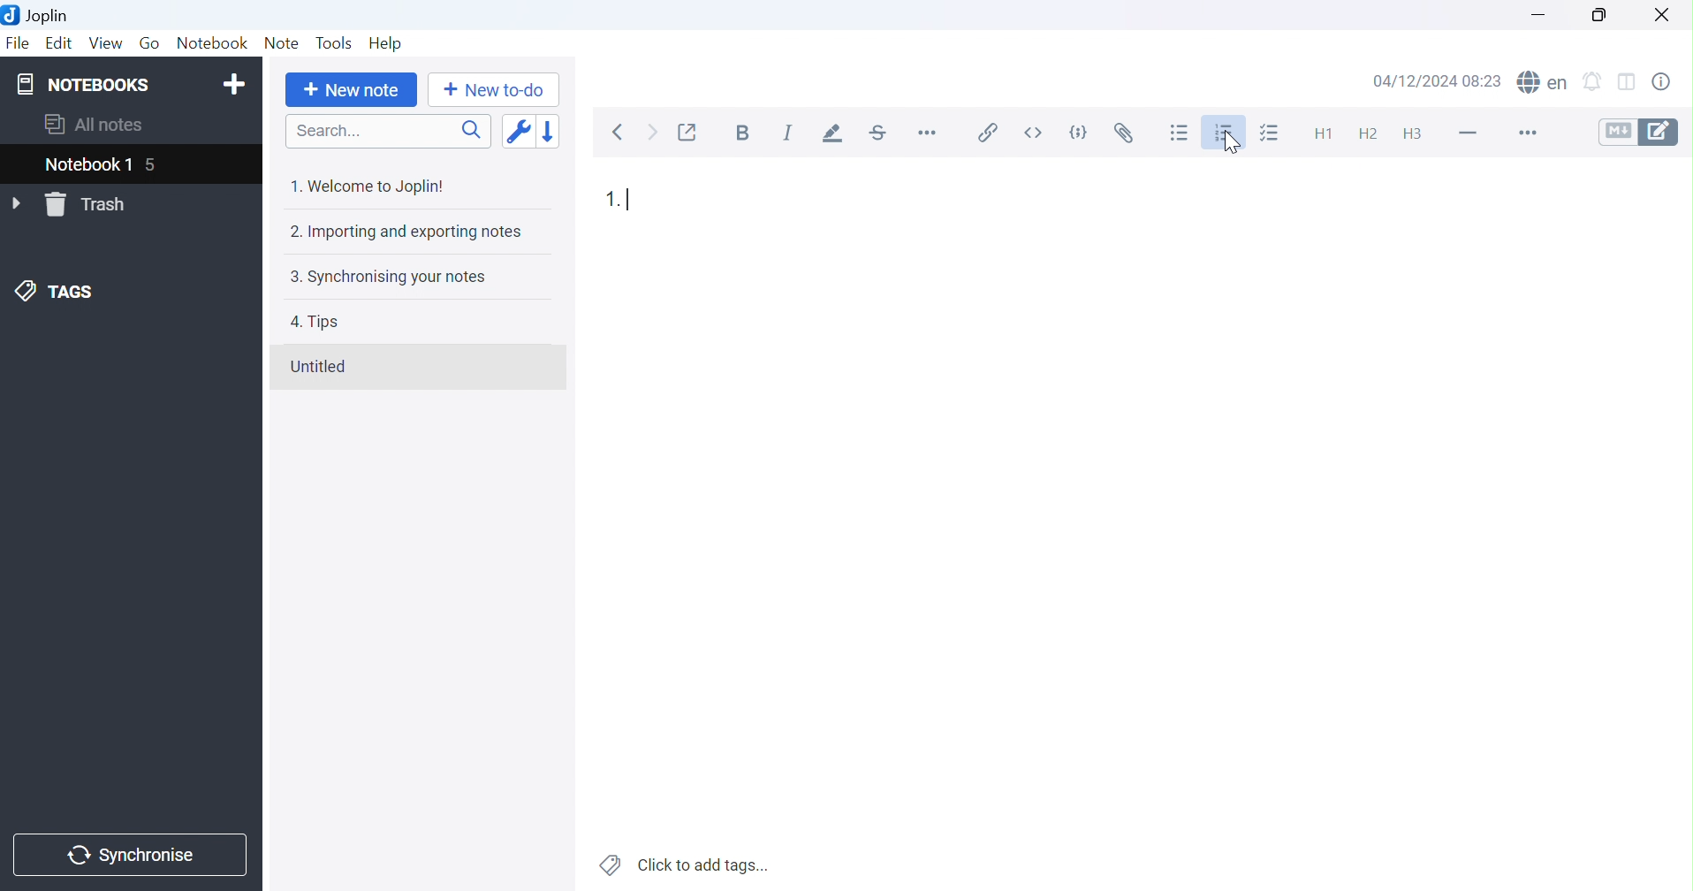 Image resolution: width=1693 pixels, height=891 pixels. What do you see at coordinates (1274, 133) in the screenshot?
I see `Checkbox list` at bounding box center [1274, 133].